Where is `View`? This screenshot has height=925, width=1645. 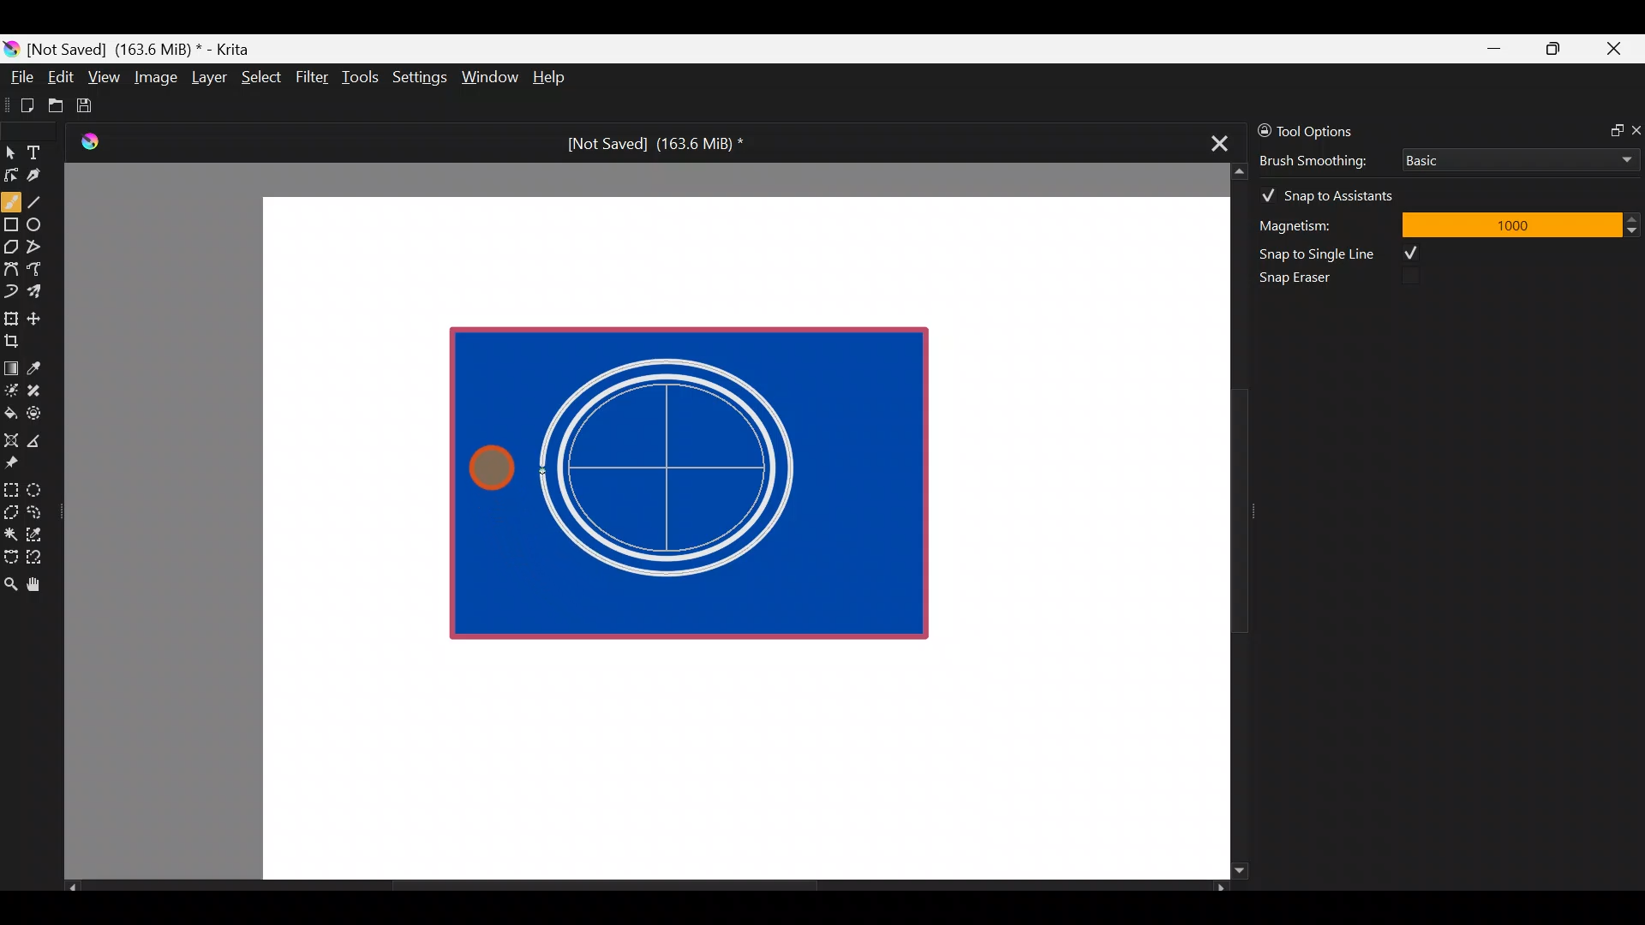
View is located at coordinates (105, 77).